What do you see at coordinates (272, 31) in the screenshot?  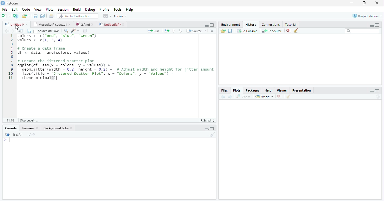 I see `To Source` at bounding box center [272, 31].